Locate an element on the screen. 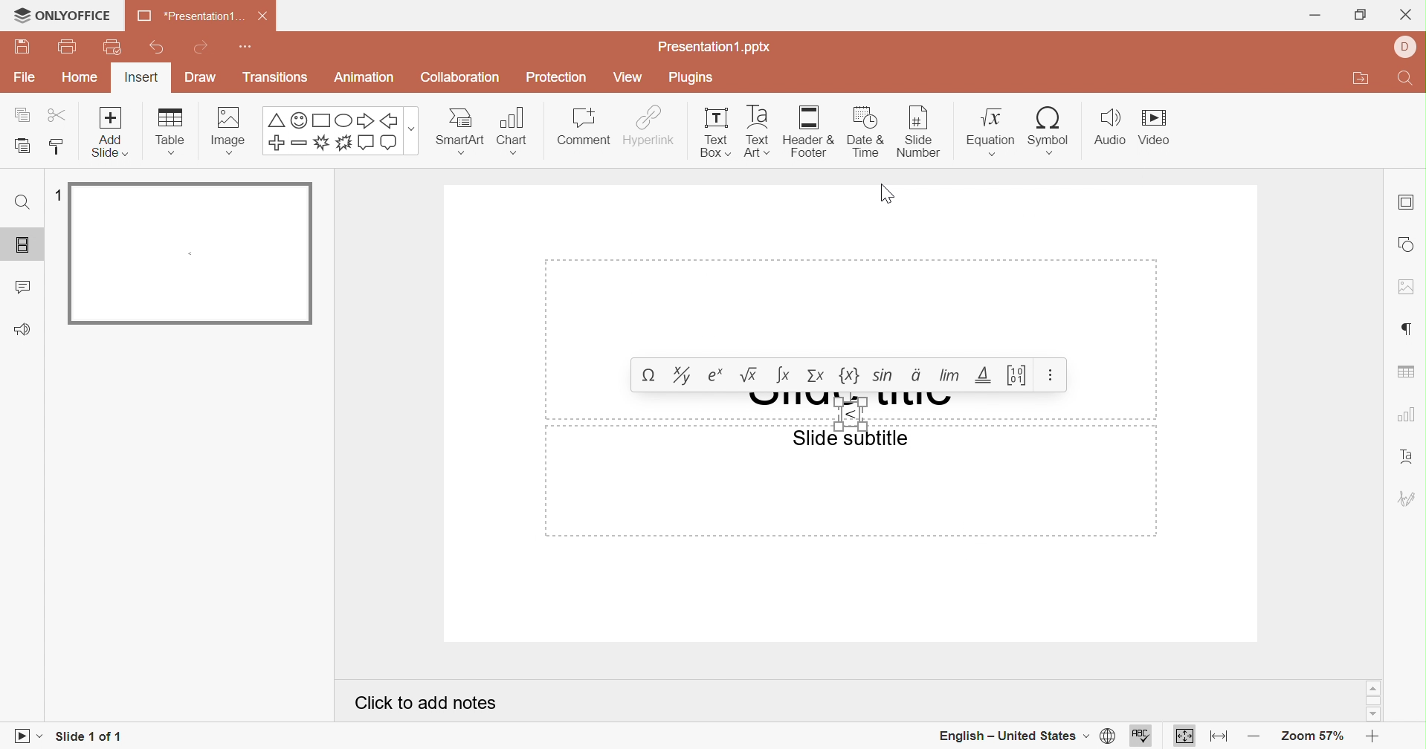 The height and width of the screenshot is (749, 1426). Slide is located at coordinates (191, 255).